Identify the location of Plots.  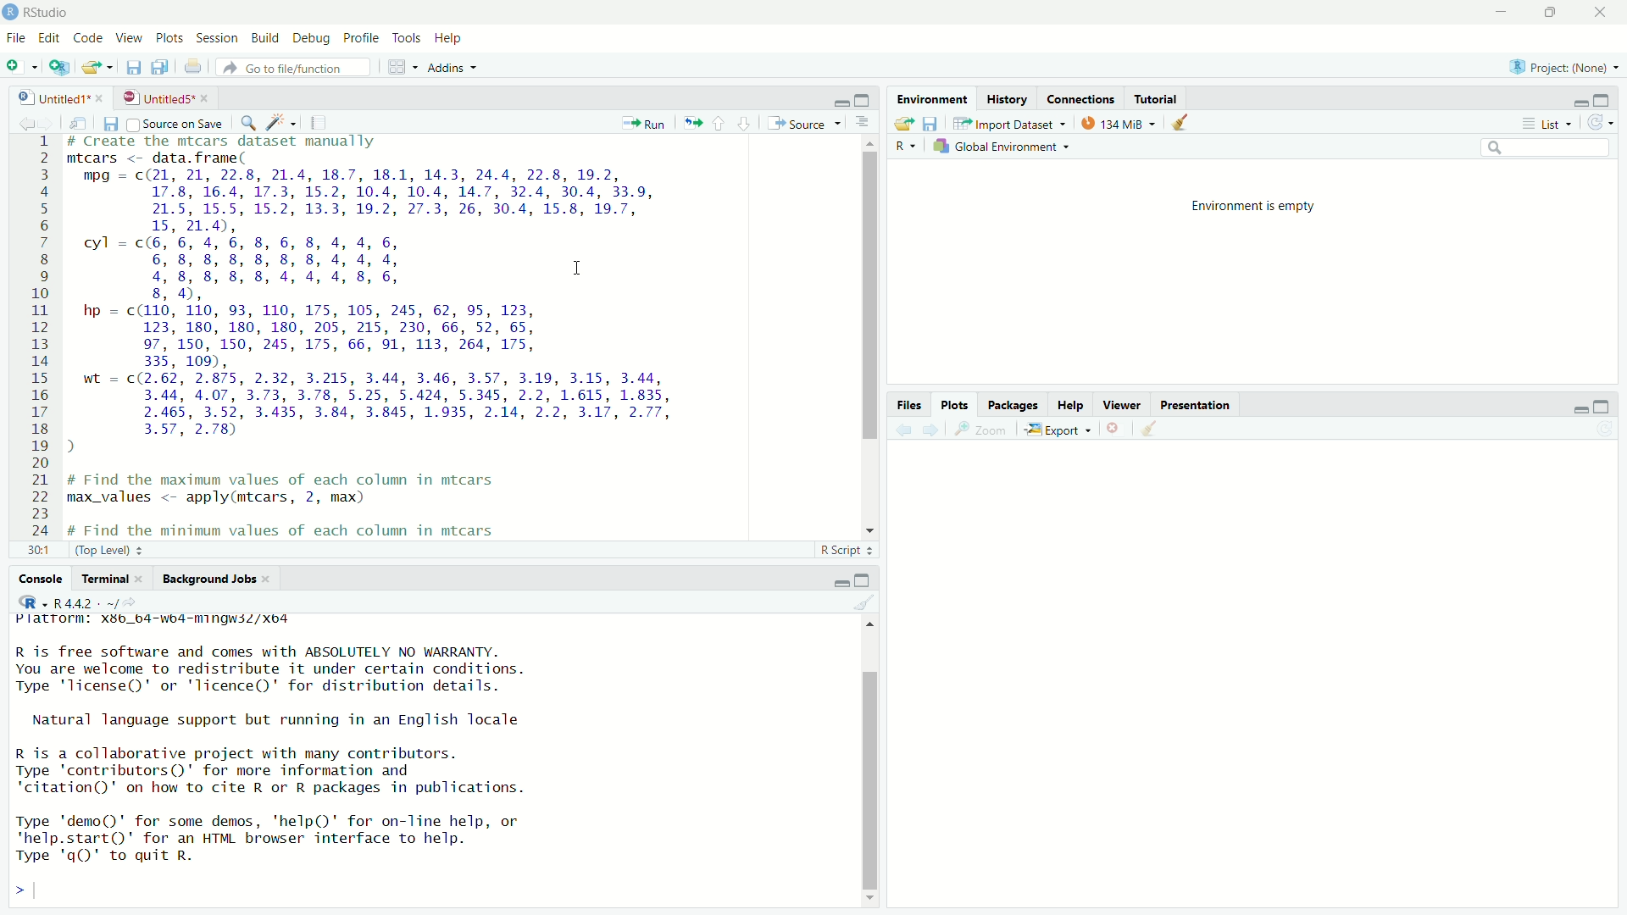
(170, 37).